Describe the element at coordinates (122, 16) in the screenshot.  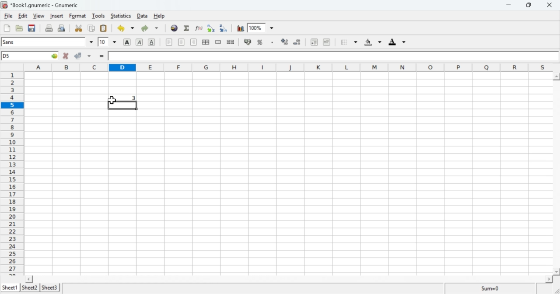
I see `Statistics` at that location.